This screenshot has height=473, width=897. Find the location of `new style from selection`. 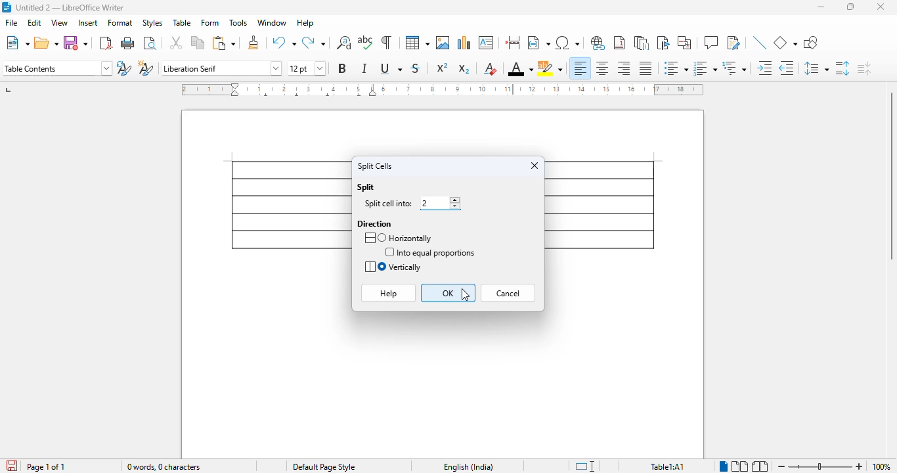

new style from selection is located at coordinates (146, 68).